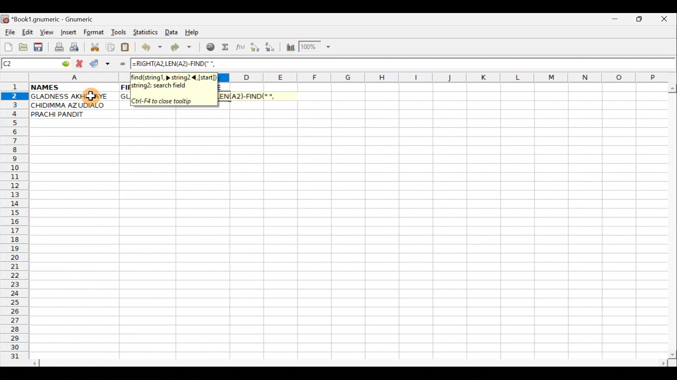 This screenshot has width=677, height=380. Describe the element at coordinates (59, 19) in the screenshot. I see `*Book1.gnumeric - Gnumeric` at that location.